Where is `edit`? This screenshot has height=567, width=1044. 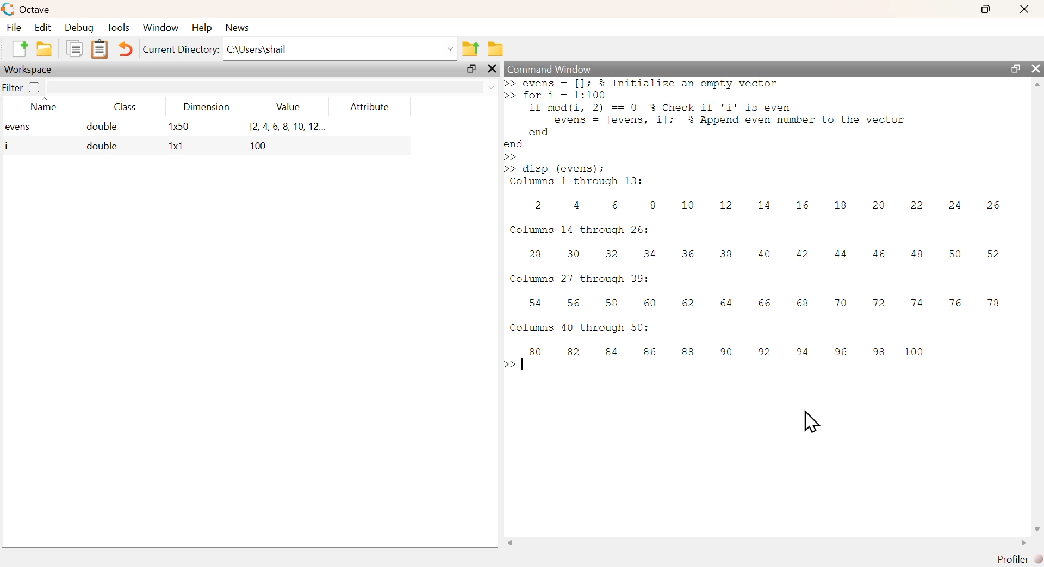
edit is located at coordinates (42, 28).